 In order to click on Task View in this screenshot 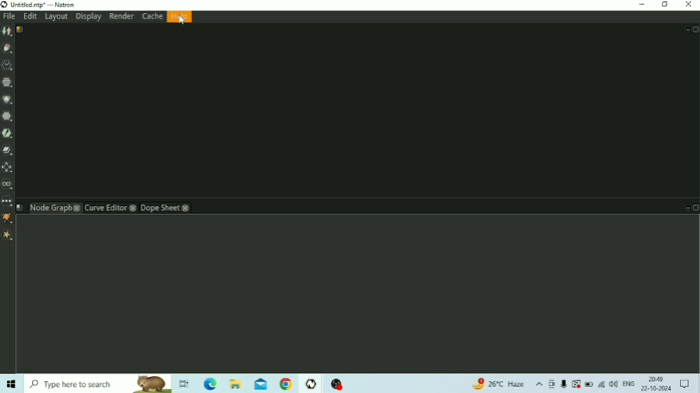, I will do `click(185, 384)`.